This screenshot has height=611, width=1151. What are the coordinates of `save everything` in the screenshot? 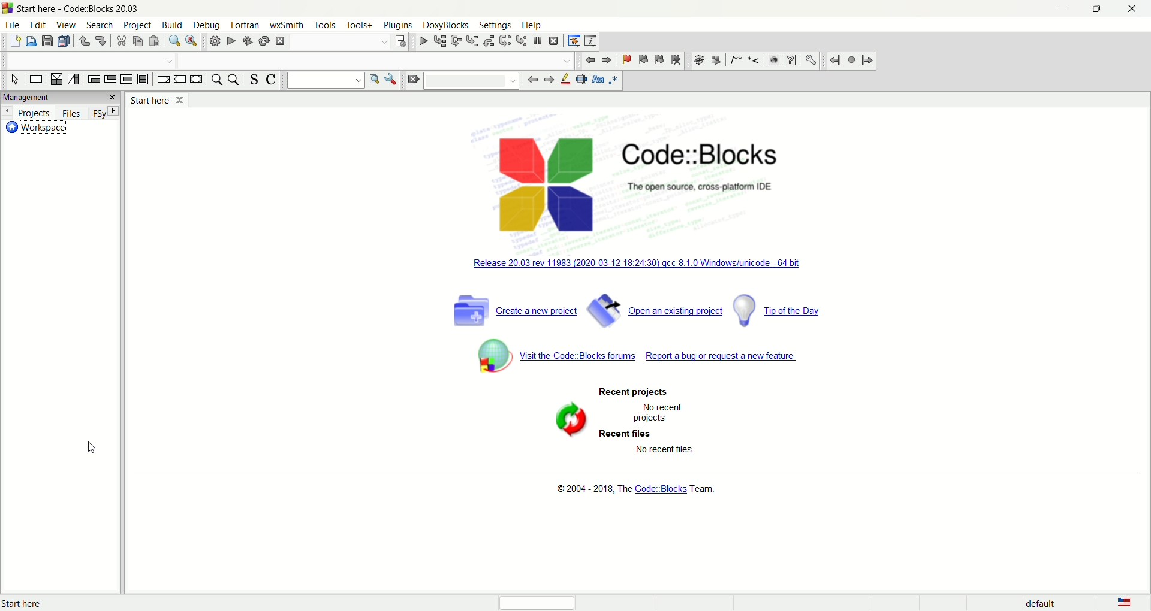 It's located at (65, 41).